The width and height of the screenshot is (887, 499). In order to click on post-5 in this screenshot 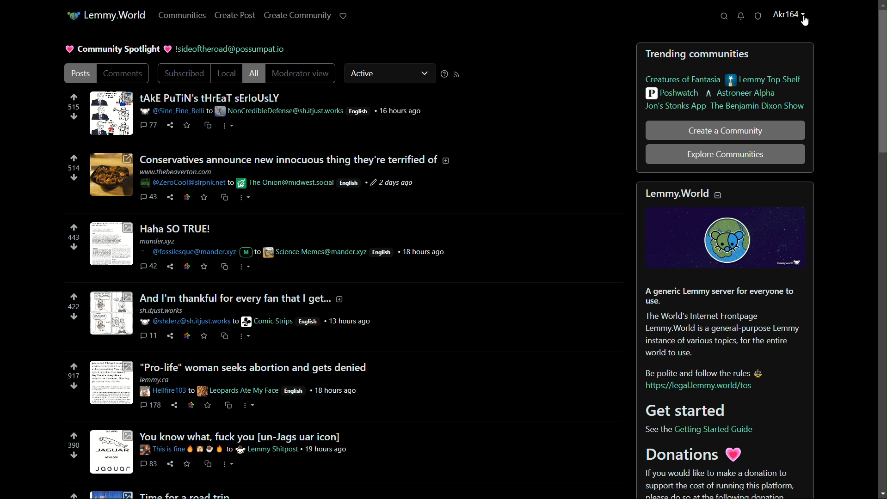, I will do `click(228, 387)`.